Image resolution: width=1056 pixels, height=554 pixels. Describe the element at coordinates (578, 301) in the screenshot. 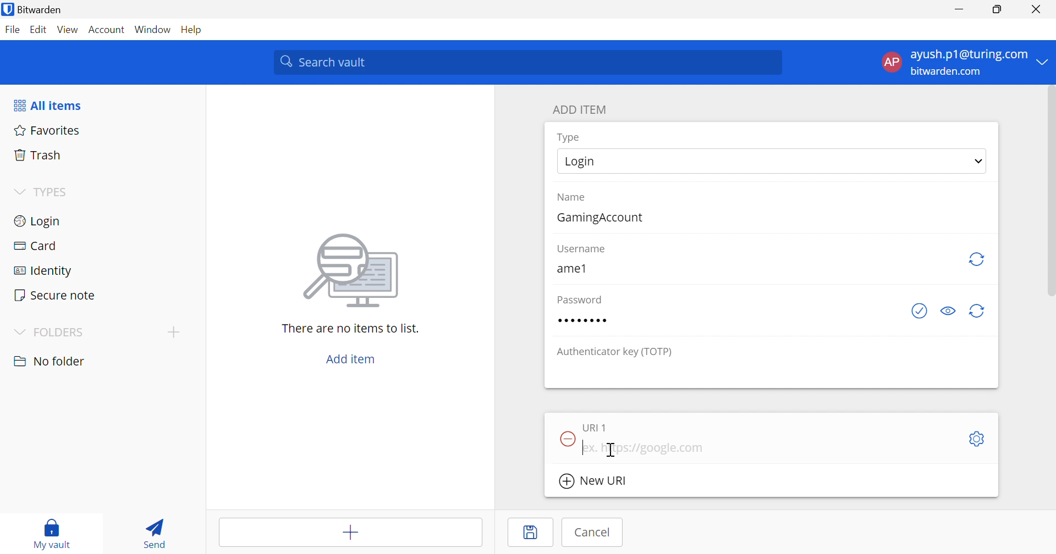

I see `Password` at that location.